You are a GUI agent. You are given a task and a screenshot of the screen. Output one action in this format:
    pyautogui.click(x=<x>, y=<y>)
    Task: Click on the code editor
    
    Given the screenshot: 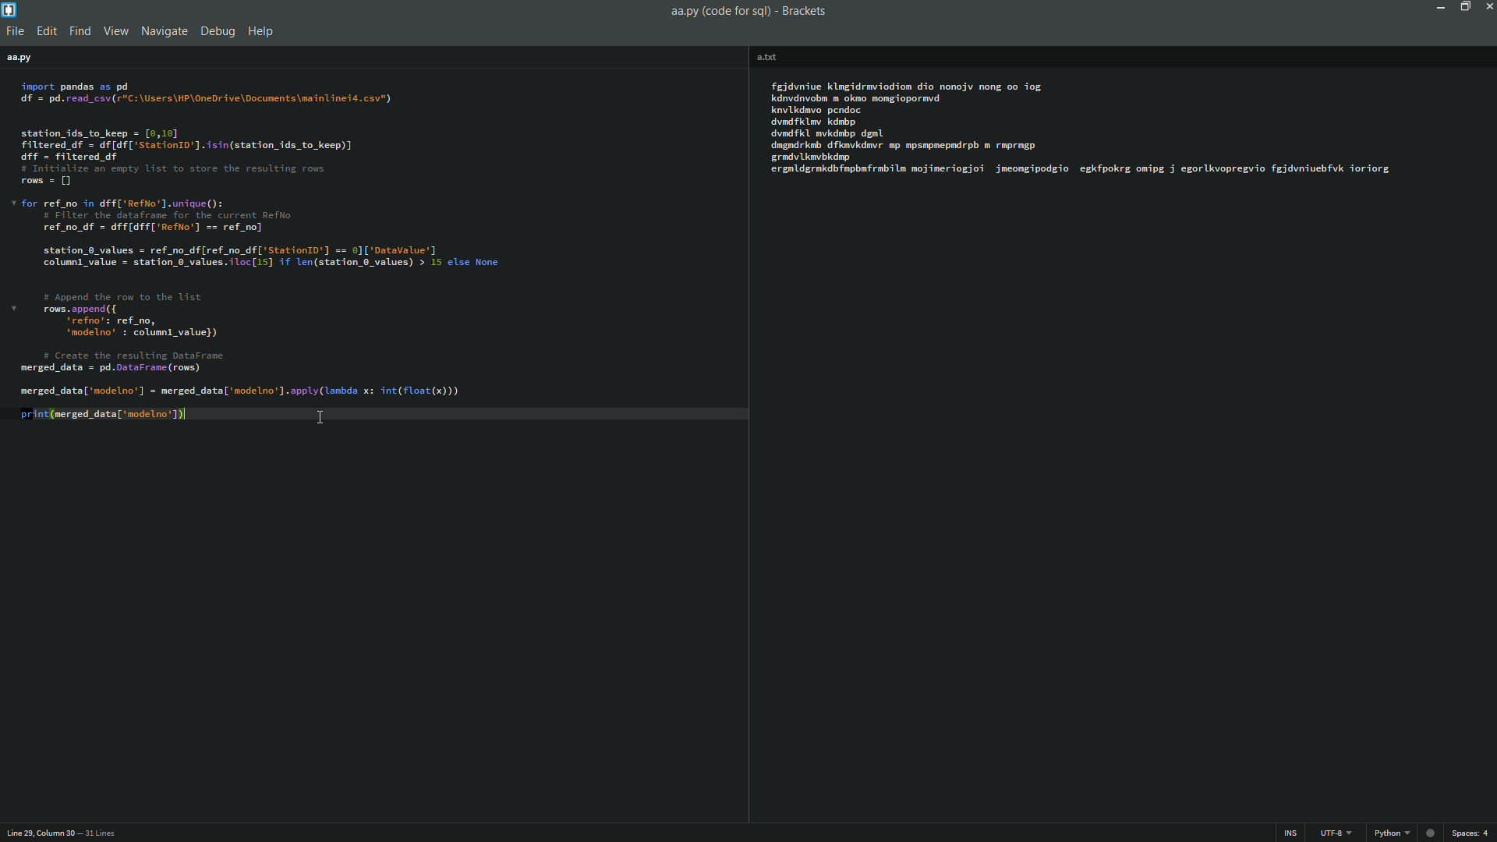 What is the action you would take?
    pyautogui.click(x=1088, y=129)
    